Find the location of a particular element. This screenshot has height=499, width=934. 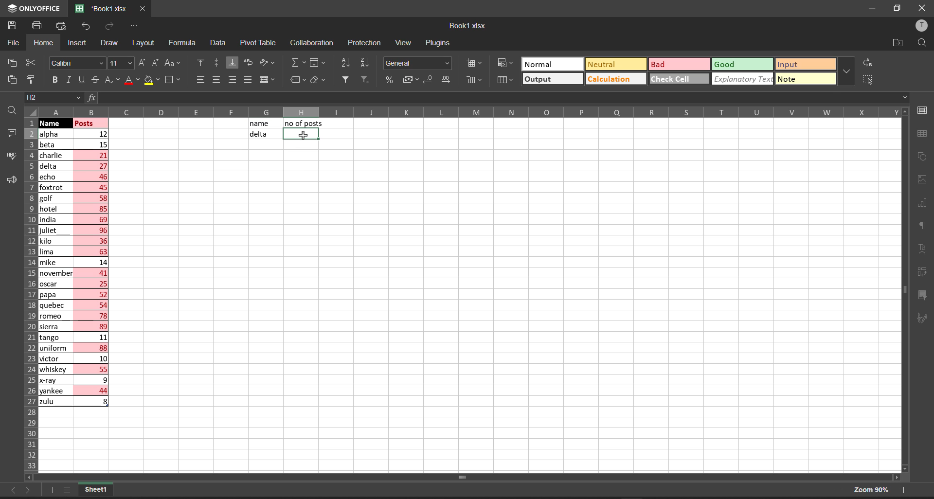

select all is located at coordinates (867, 79).